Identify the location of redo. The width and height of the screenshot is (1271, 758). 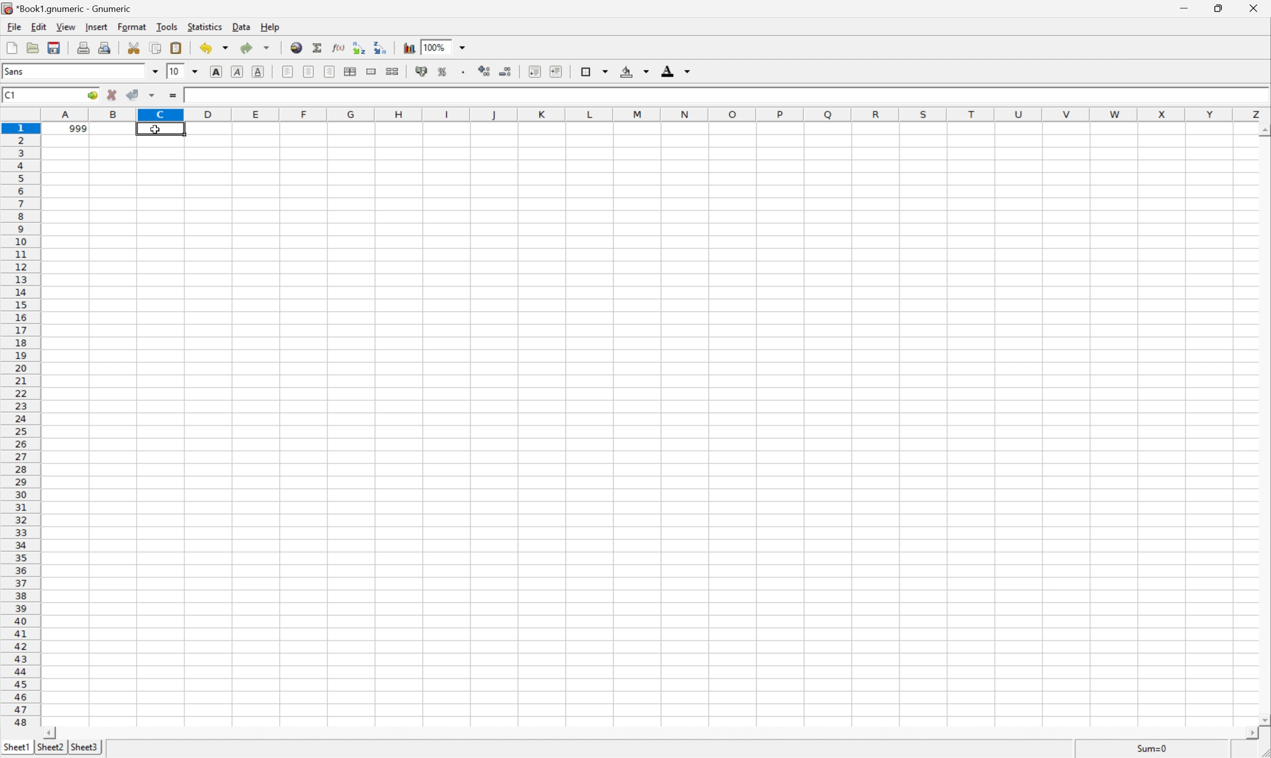
(255, 47).